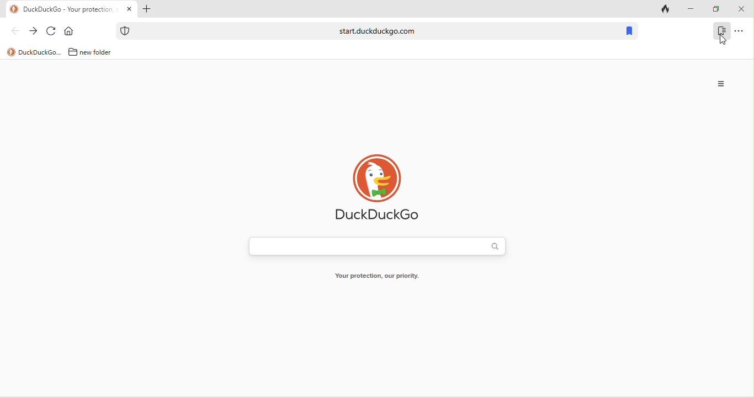 The image size is (754, 398). I want to click on start.duckduckgo.com, so click(377, 30).